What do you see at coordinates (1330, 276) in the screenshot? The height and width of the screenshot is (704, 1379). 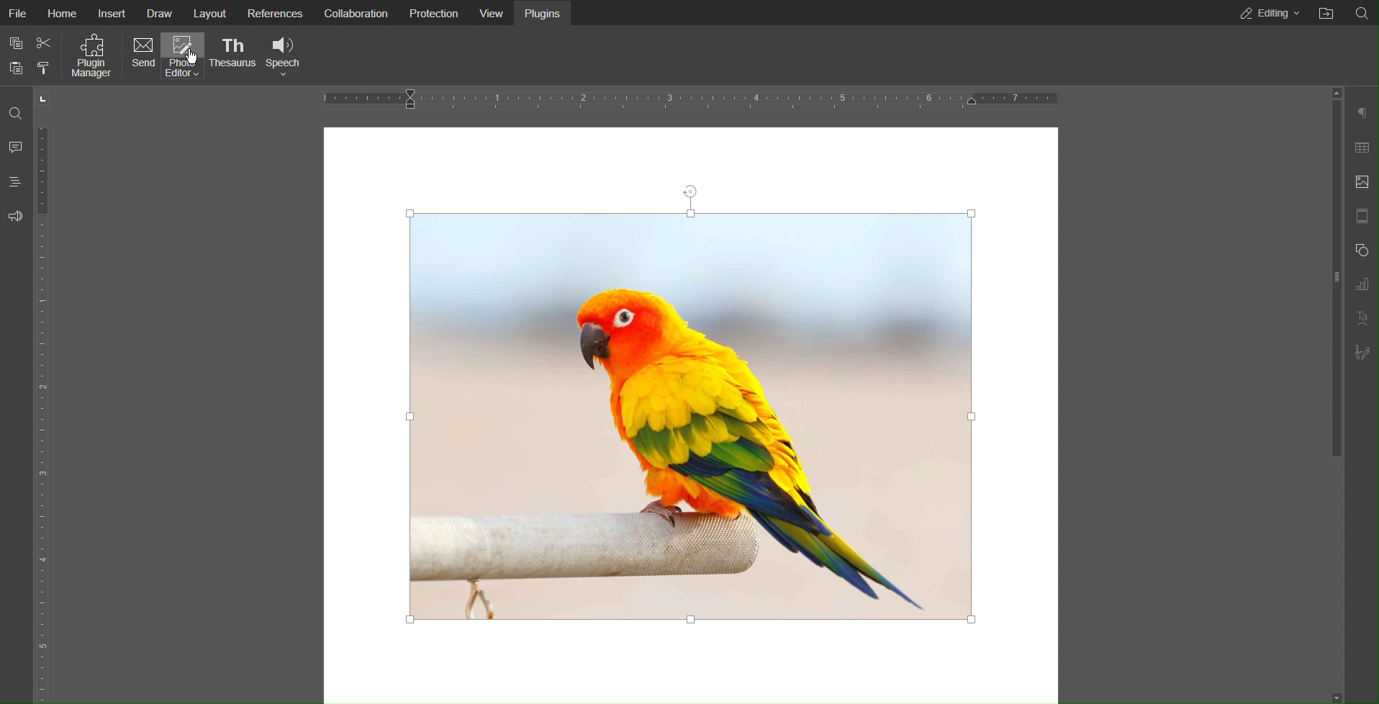 I see `slider` at bounding box center [1330, 276].